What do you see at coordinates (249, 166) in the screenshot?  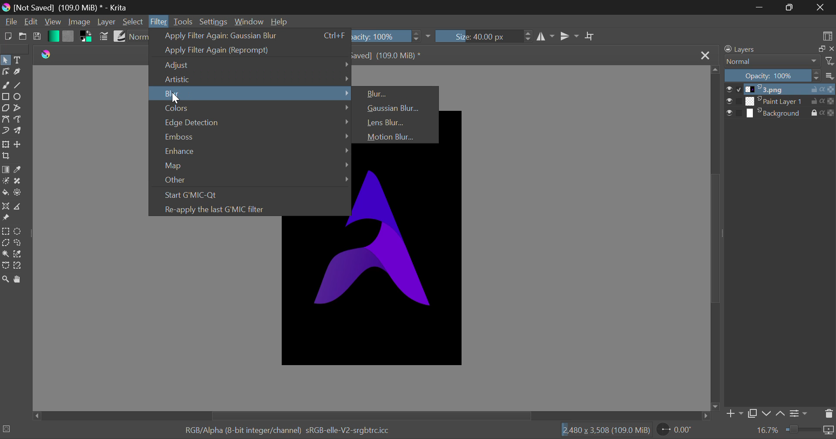 I see `Map` at bounding box center [249, 166].